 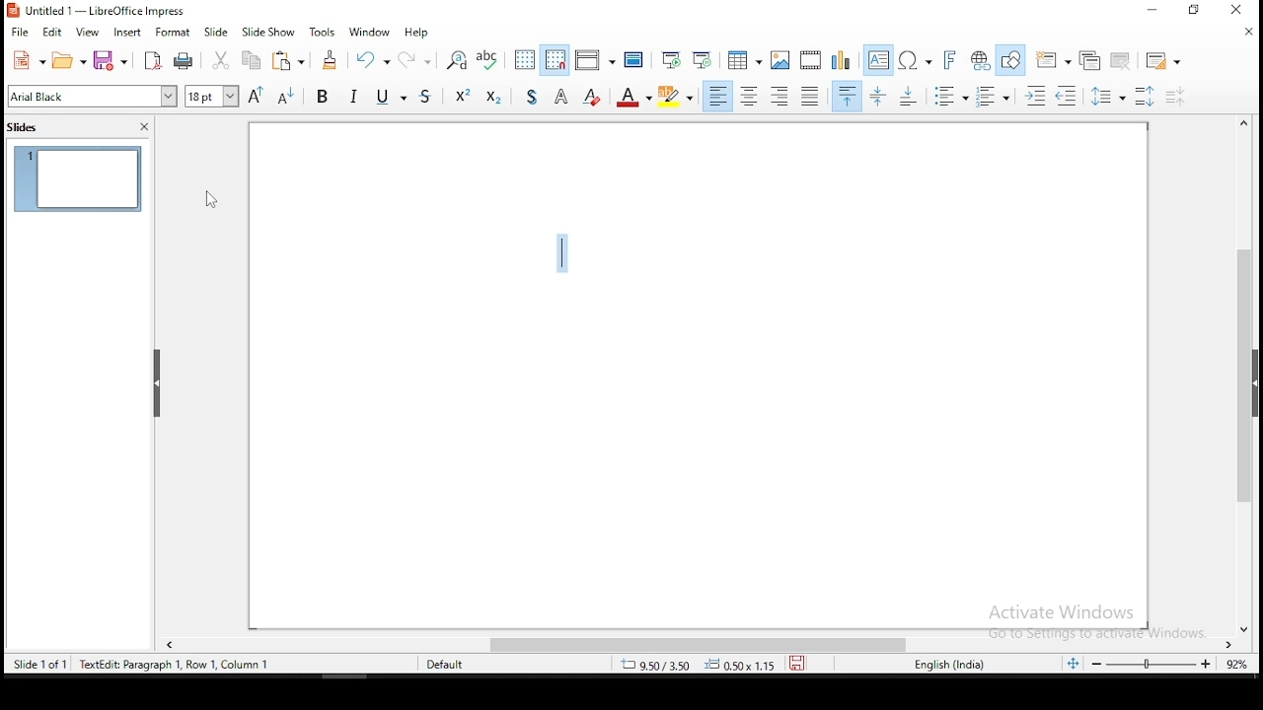 What do you see at coordinates (113, 61) in the screenshot?
I see `save` at bounding box center [113, 61].